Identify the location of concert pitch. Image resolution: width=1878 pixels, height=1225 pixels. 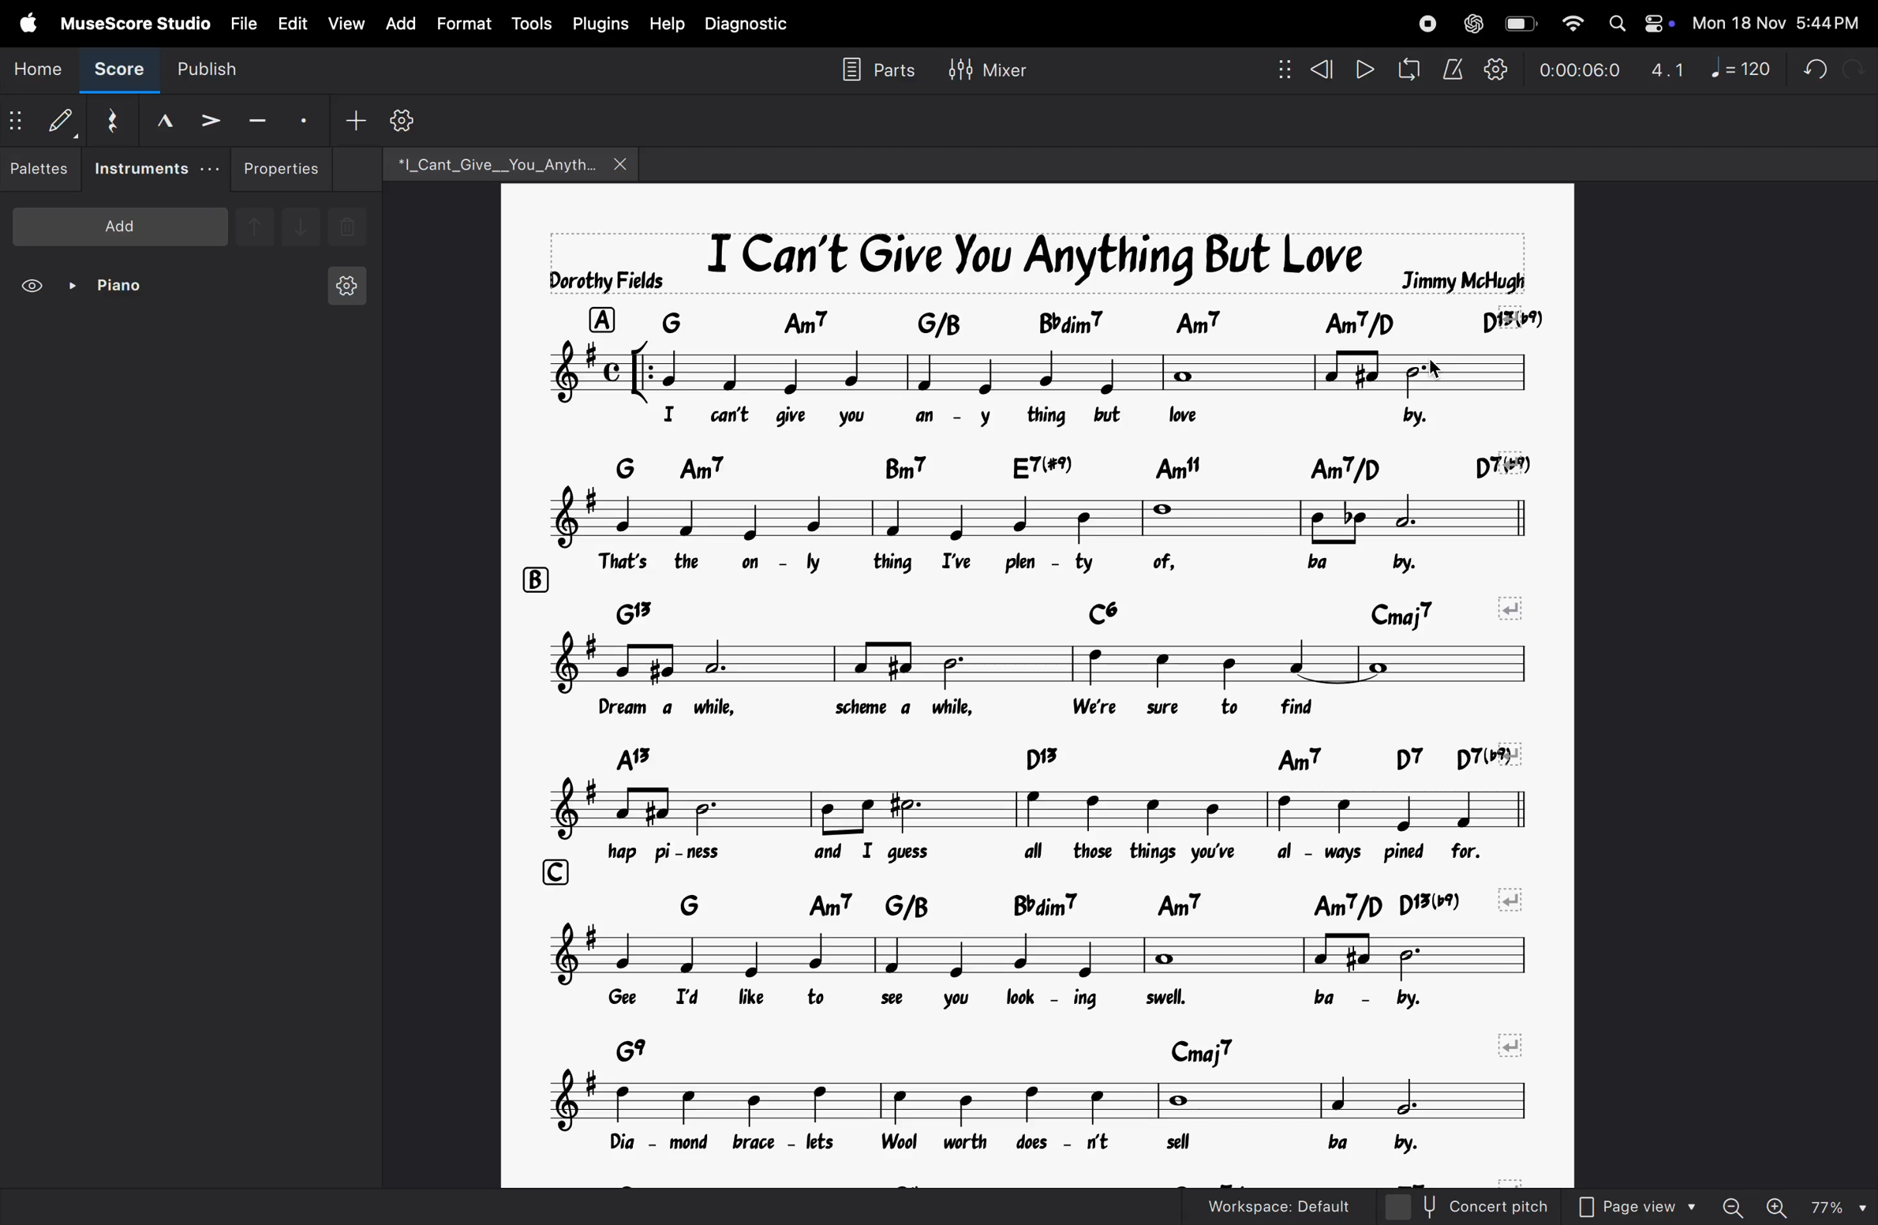
(1465, 1205).